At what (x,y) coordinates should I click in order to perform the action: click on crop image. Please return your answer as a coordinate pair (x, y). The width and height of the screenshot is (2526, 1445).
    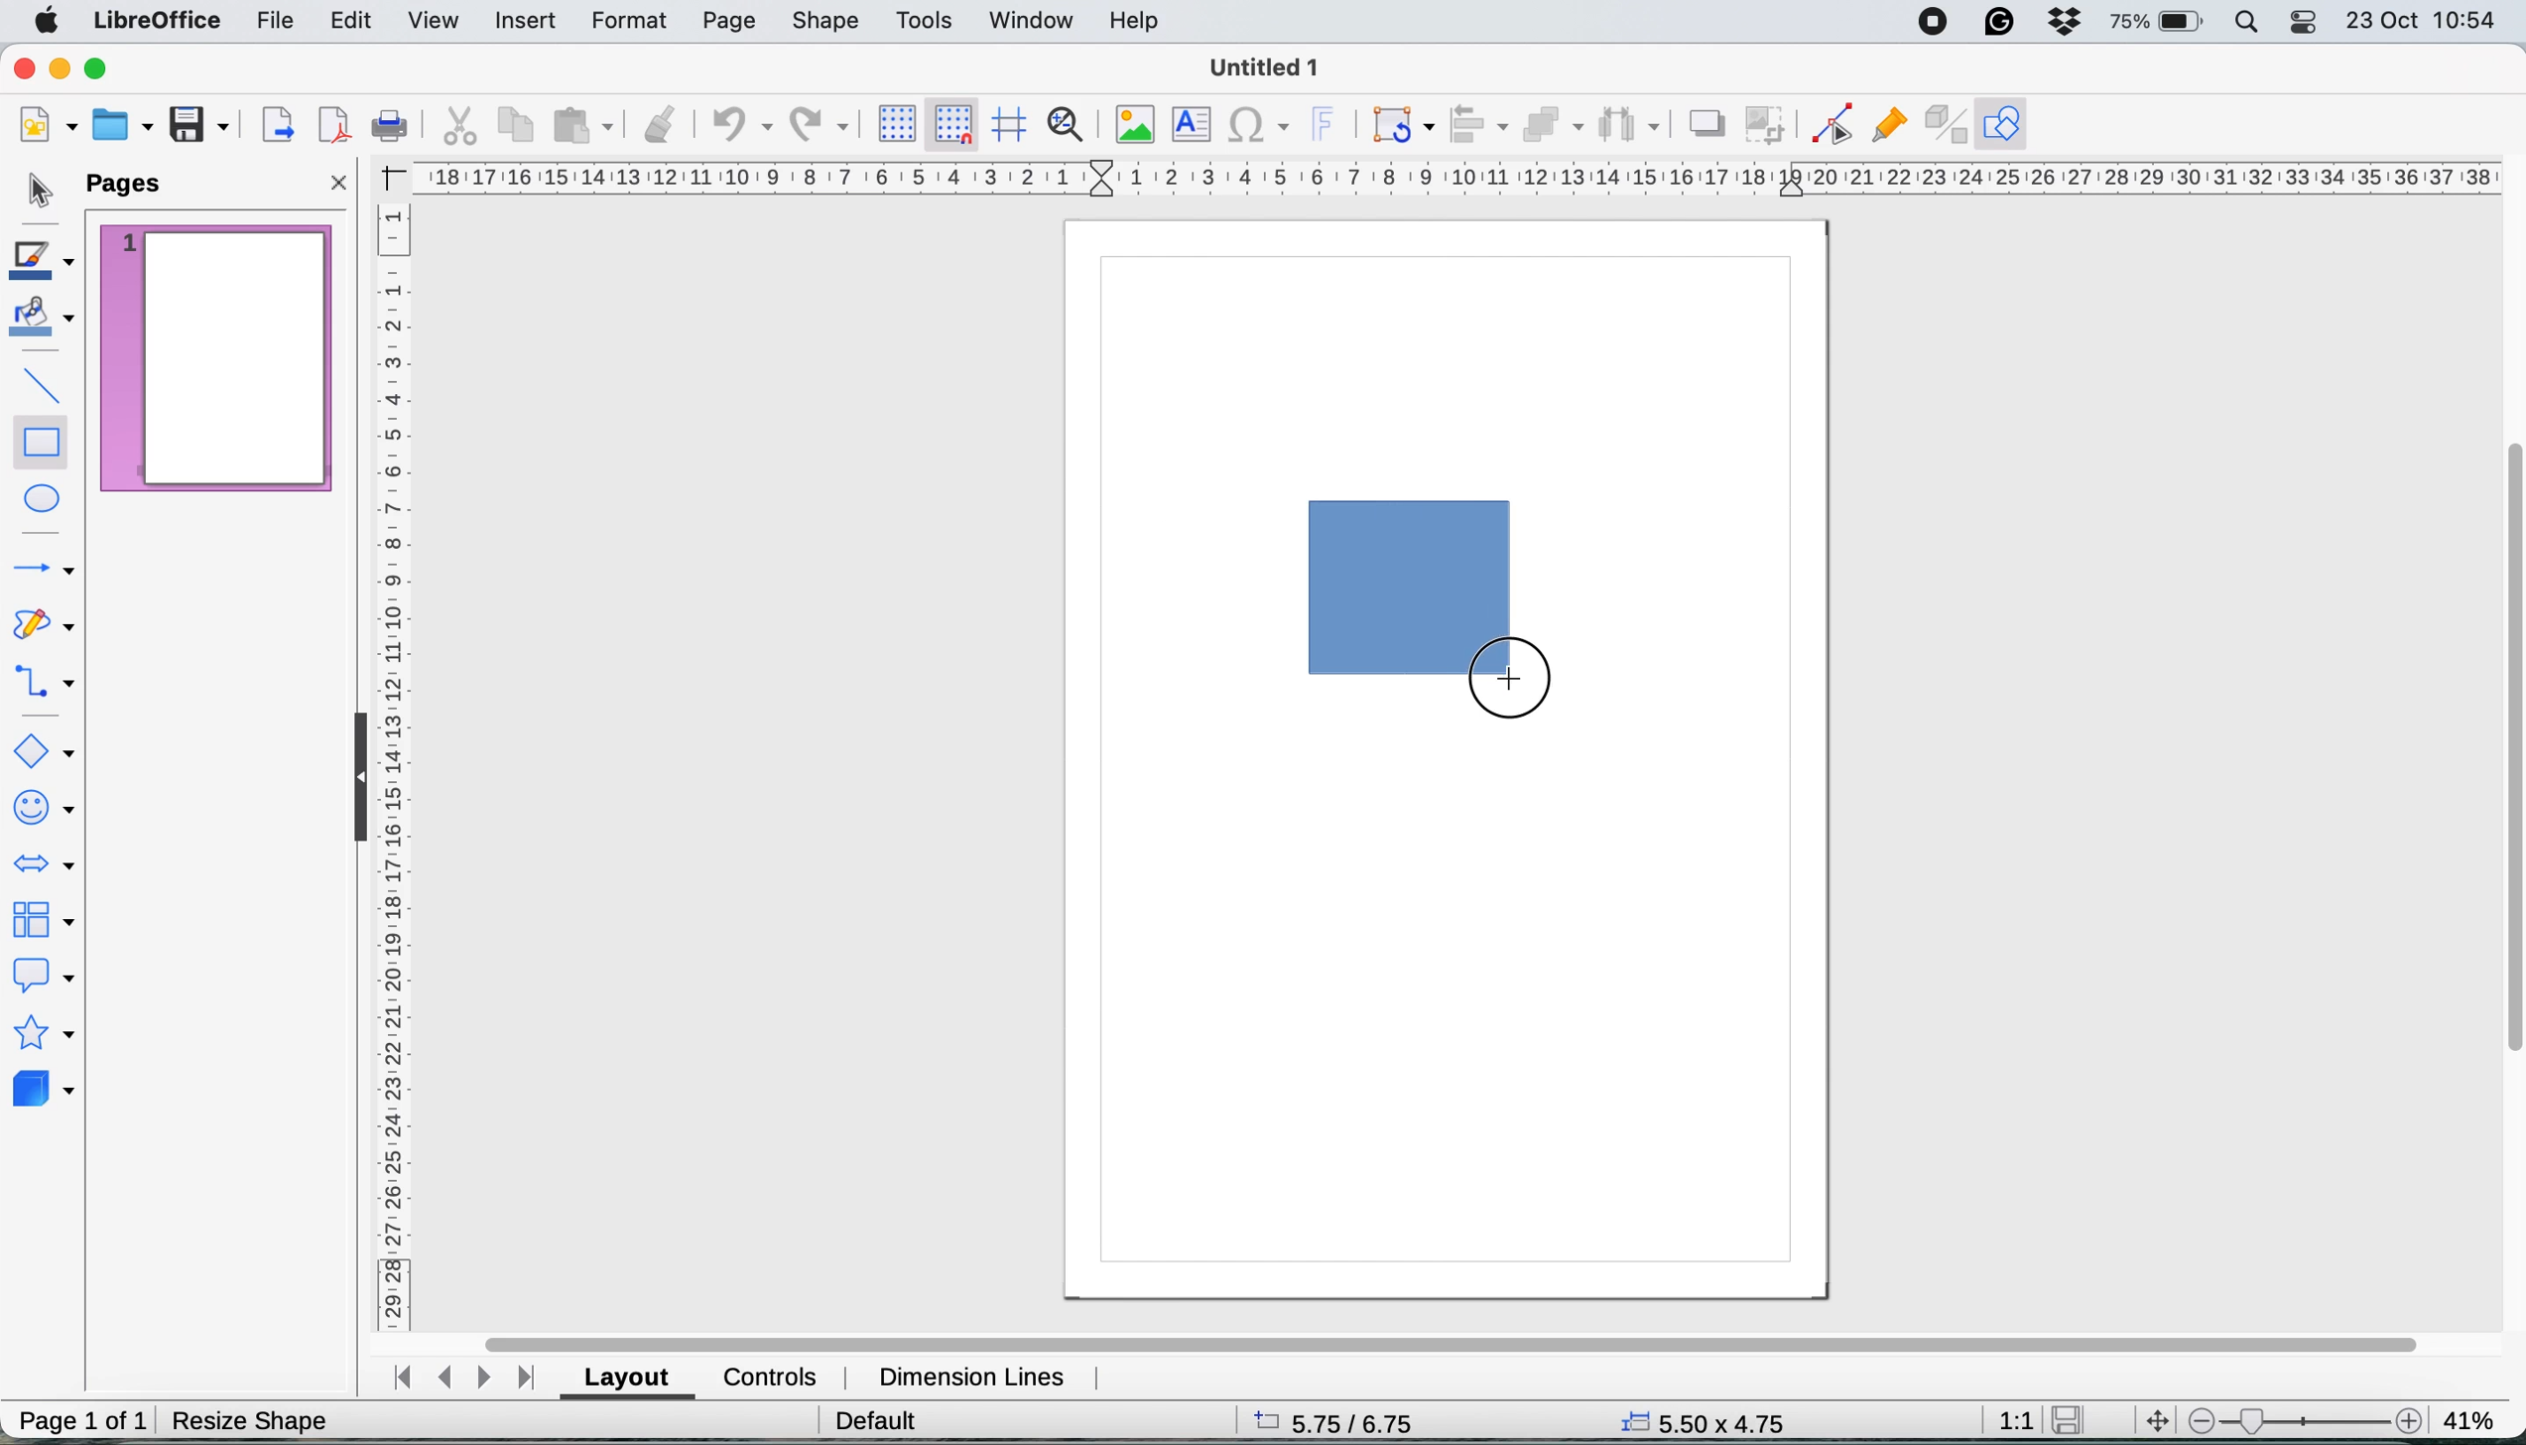
    Looking at the image, I should click on (1766, 126).